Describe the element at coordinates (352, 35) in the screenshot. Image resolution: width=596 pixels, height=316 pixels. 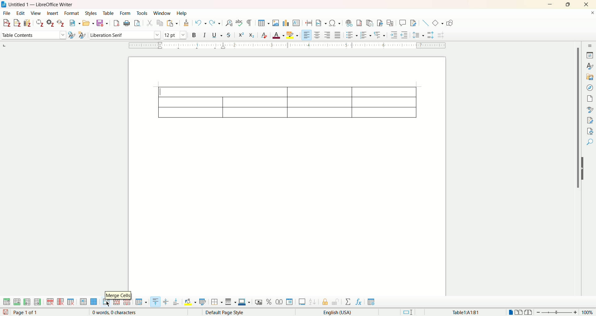
I see `unordered list` at that location.